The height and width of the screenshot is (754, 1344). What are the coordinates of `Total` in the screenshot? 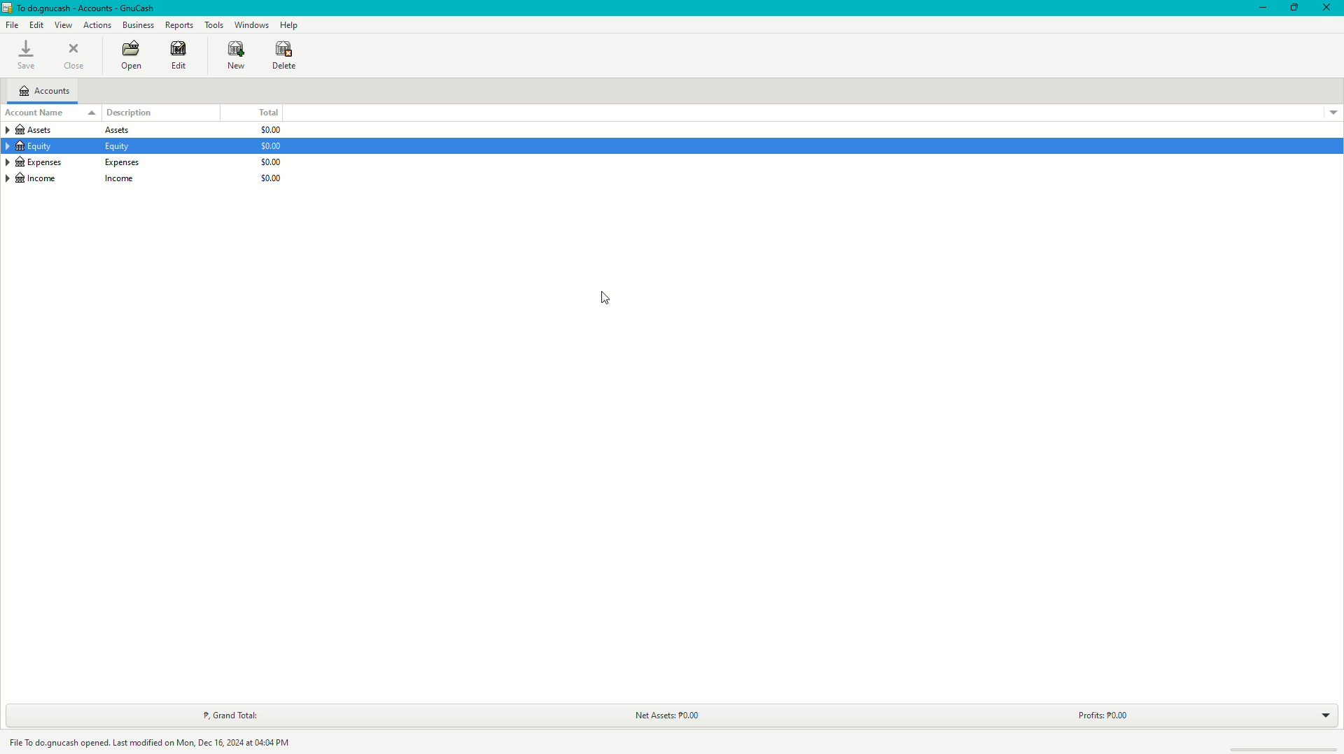 It's located at (269, 113).